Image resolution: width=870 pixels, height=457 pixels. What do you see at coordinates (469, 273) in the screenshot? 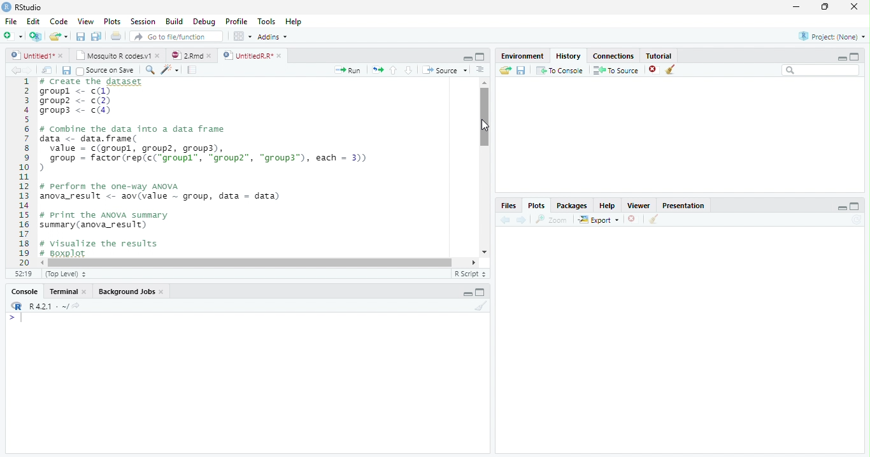
I see `R script` at bounding box center [469, 273].